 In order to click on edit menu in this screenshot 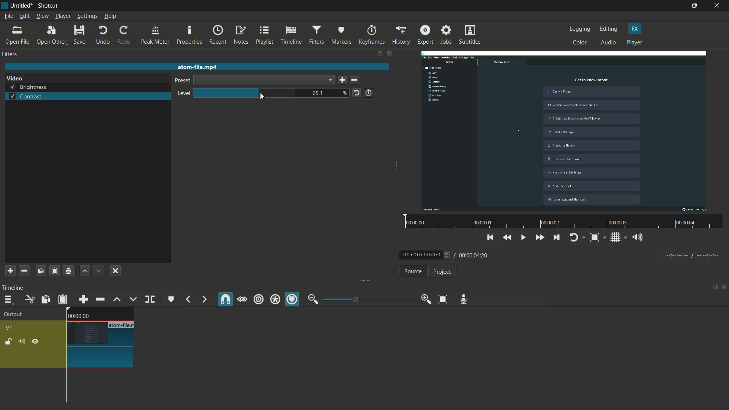, I will do `click(24, 16)`.